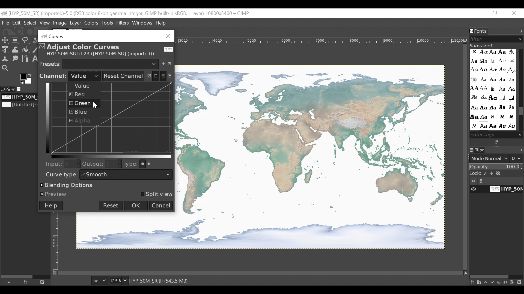  What do you see at coordinates (164, 63) in the screenshot?
I see `Save the current setting as named preset` at bounding box center [164, 63].